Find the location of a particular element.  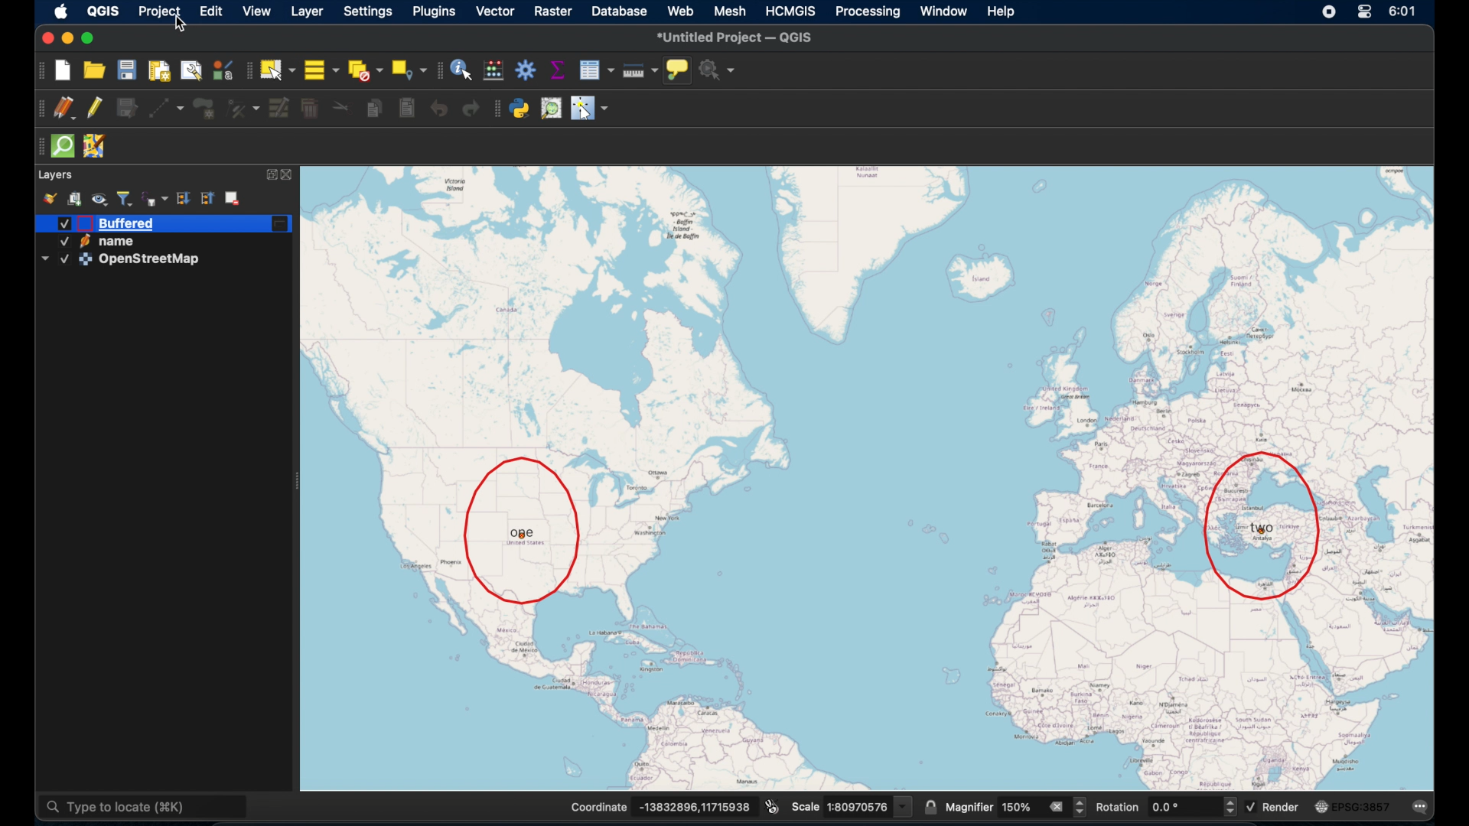

measure line is located at coordinates (639, 69).